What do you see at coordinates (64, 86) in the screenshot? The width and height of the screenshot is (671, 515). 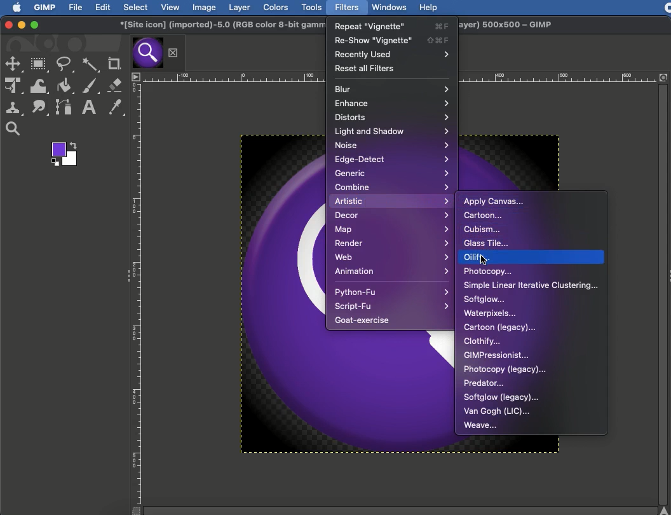 I see `Fill color` at bounding box center [64, 86].